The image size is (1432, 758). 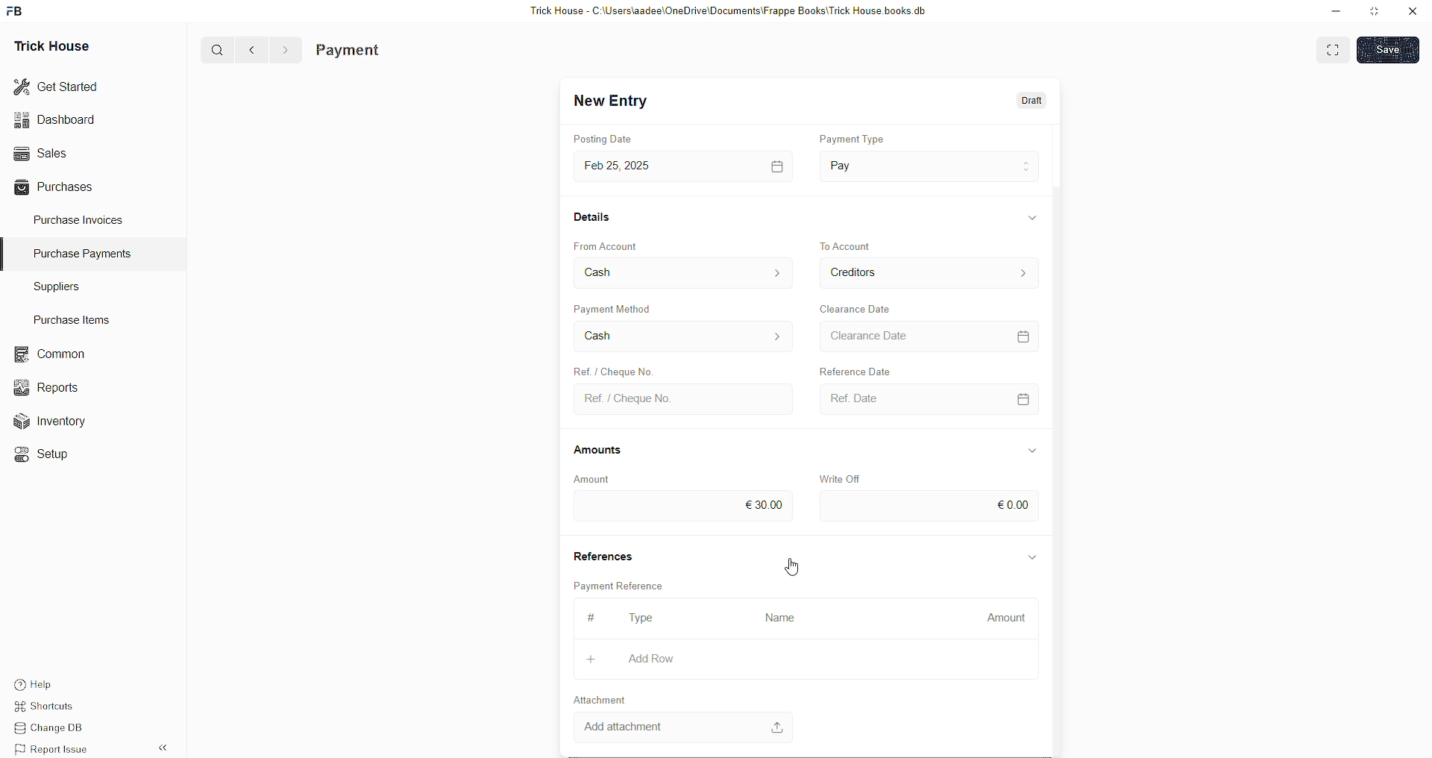 What do you see at coordinates (1413, 11) in the screenshot?
I see `close` at bounding box center [1413, 11].